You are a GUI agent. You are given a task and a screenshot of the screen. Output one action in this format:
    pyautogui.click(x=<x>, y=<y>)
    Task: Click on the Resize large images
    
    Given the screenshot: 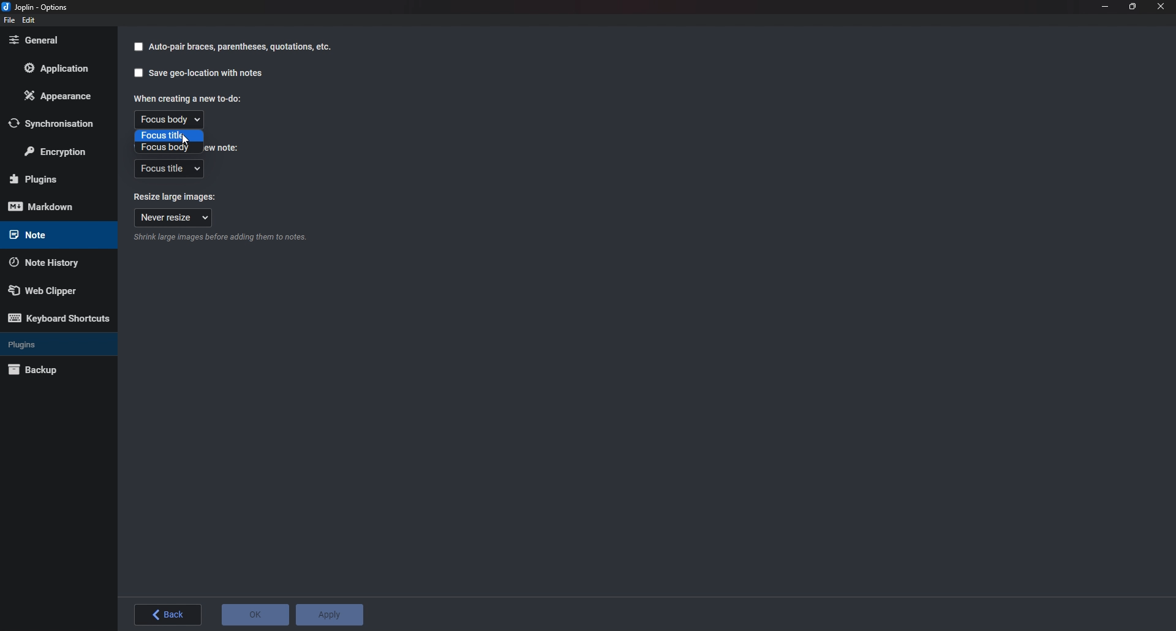 What is the action you would take?
    pyautogui.click(x=176, y=197)
    